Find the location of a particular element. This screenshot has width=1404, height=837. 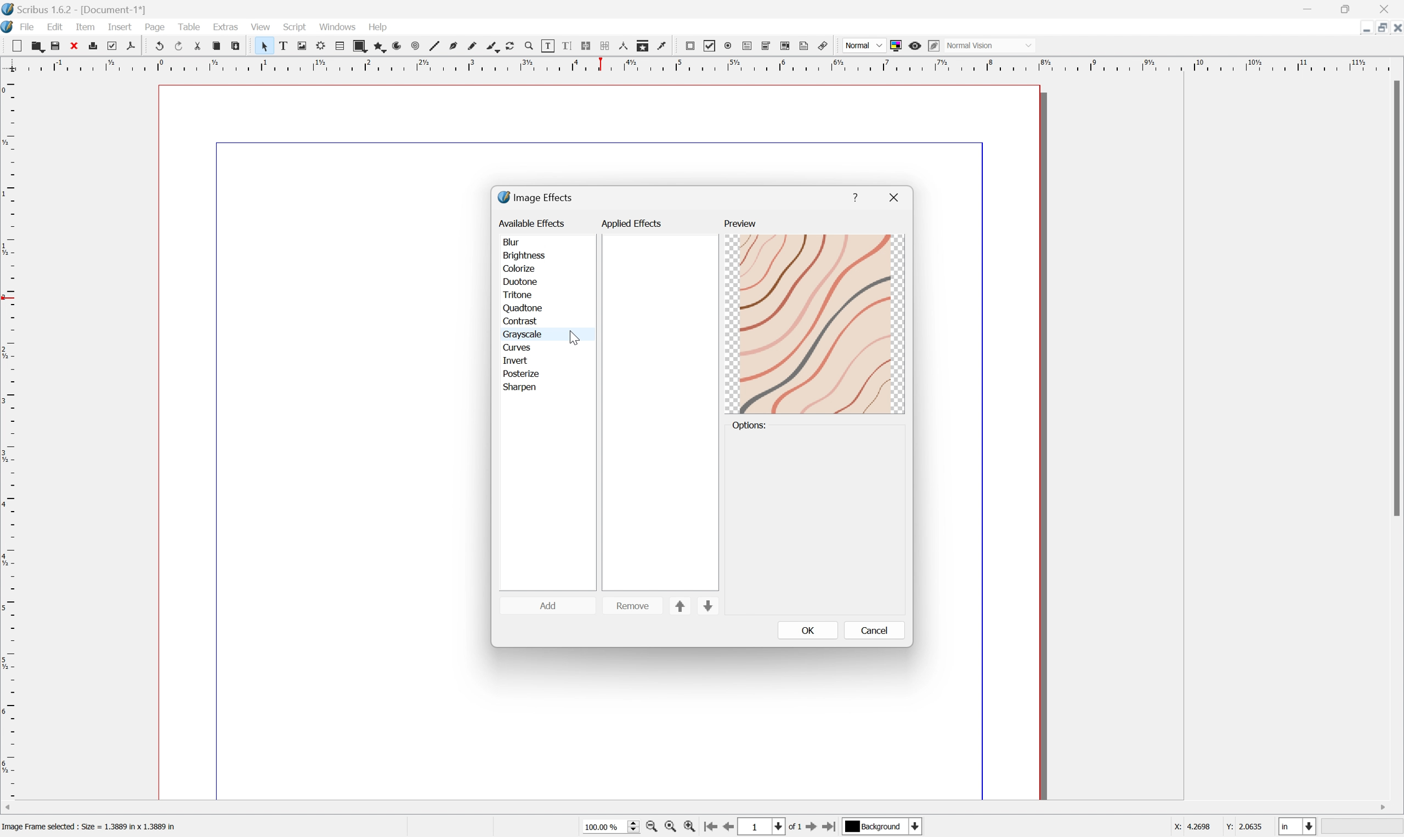

Image frame selected : Size = 1.3889 in × 1.3889 in is located at coordinates (91, 828).